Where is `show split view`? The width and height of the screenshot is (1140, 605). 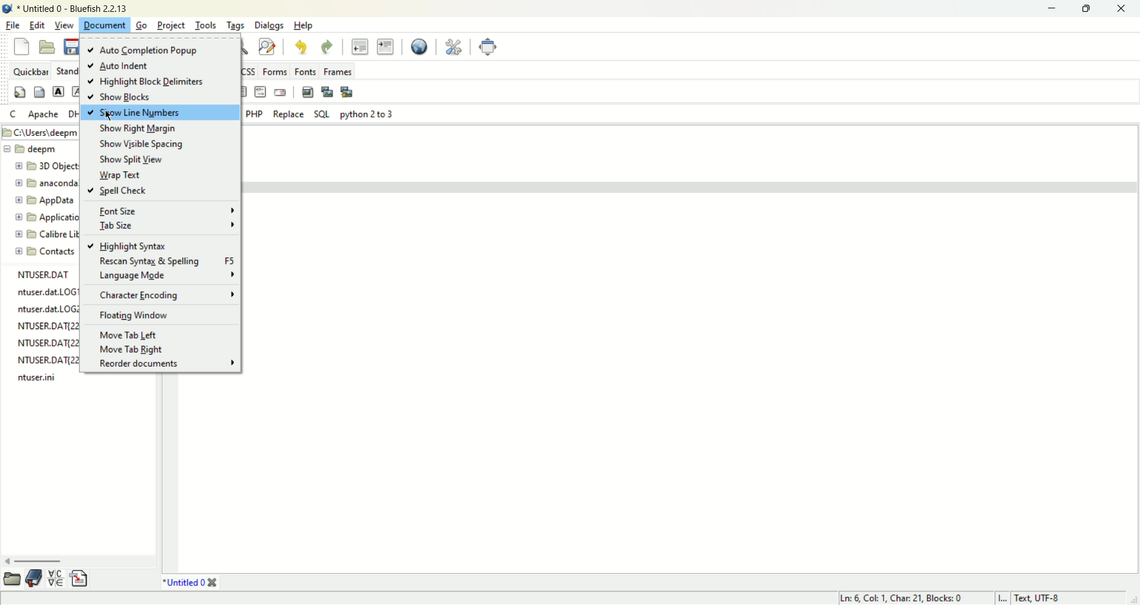
show split view is located at coordinates (133, 160).